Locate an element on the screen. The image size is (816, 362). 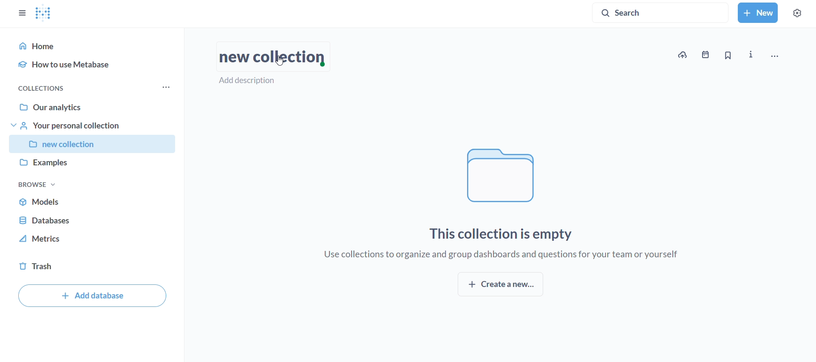
close sidebar is located at coordinates (19, 11).